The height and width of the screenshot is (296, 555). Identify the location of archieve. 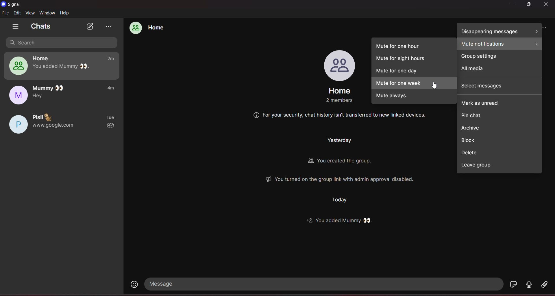
(499, 128).